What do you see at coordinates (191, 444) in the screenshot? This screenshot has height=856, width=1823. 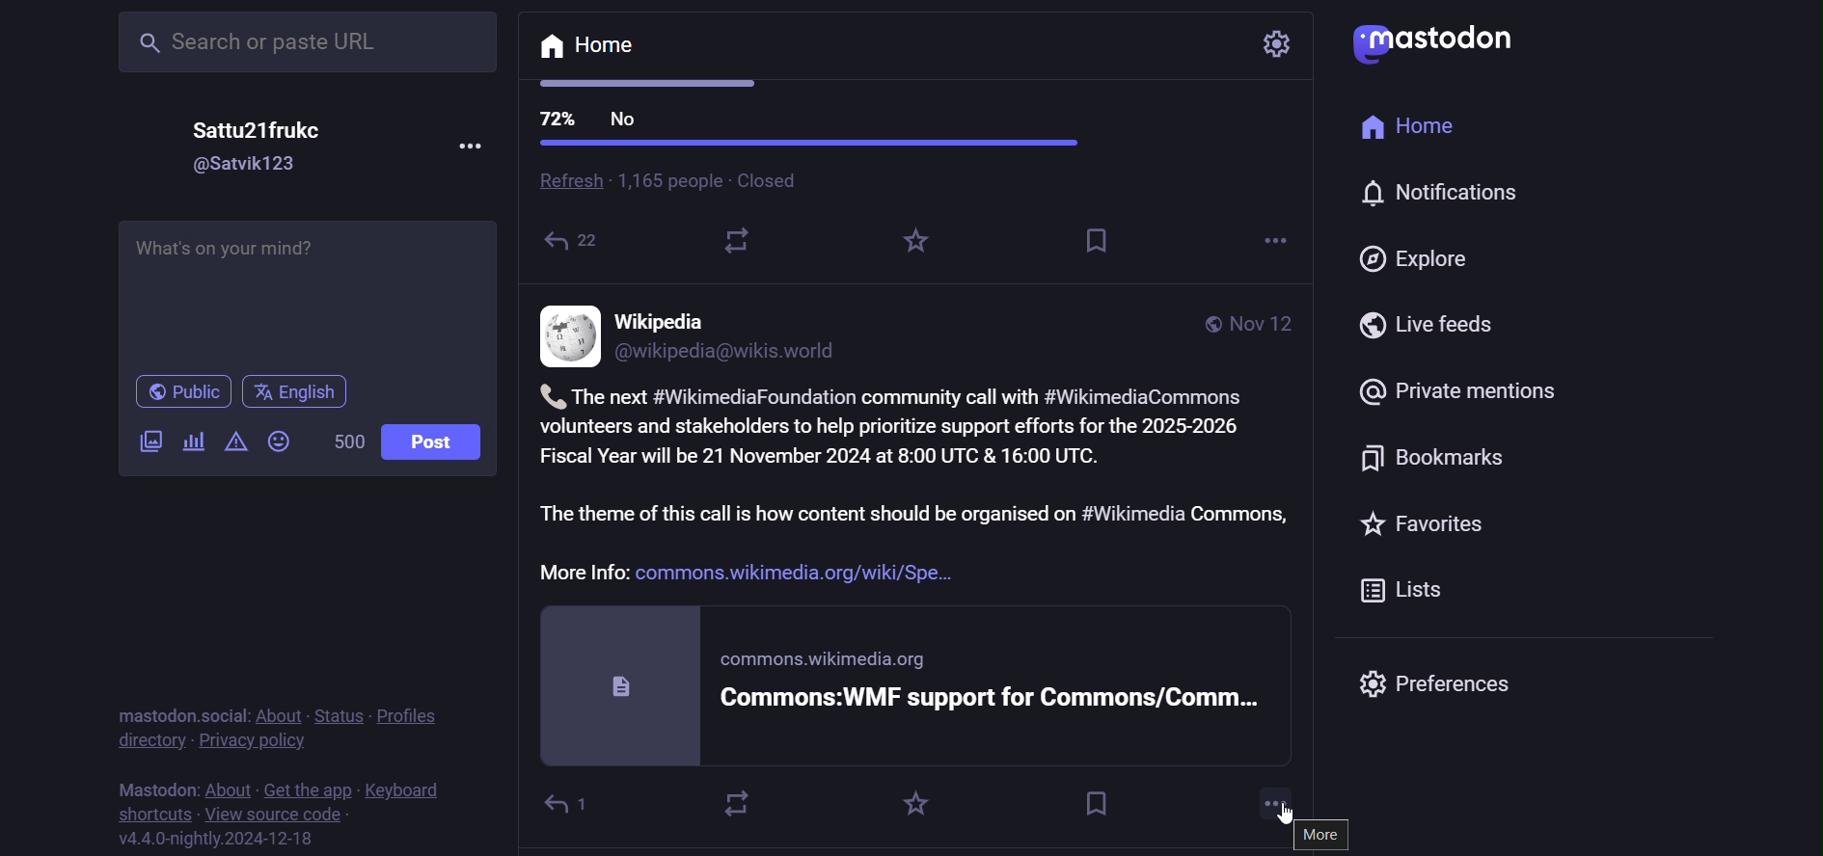 I see `poll` at bounding box center [191, 444].